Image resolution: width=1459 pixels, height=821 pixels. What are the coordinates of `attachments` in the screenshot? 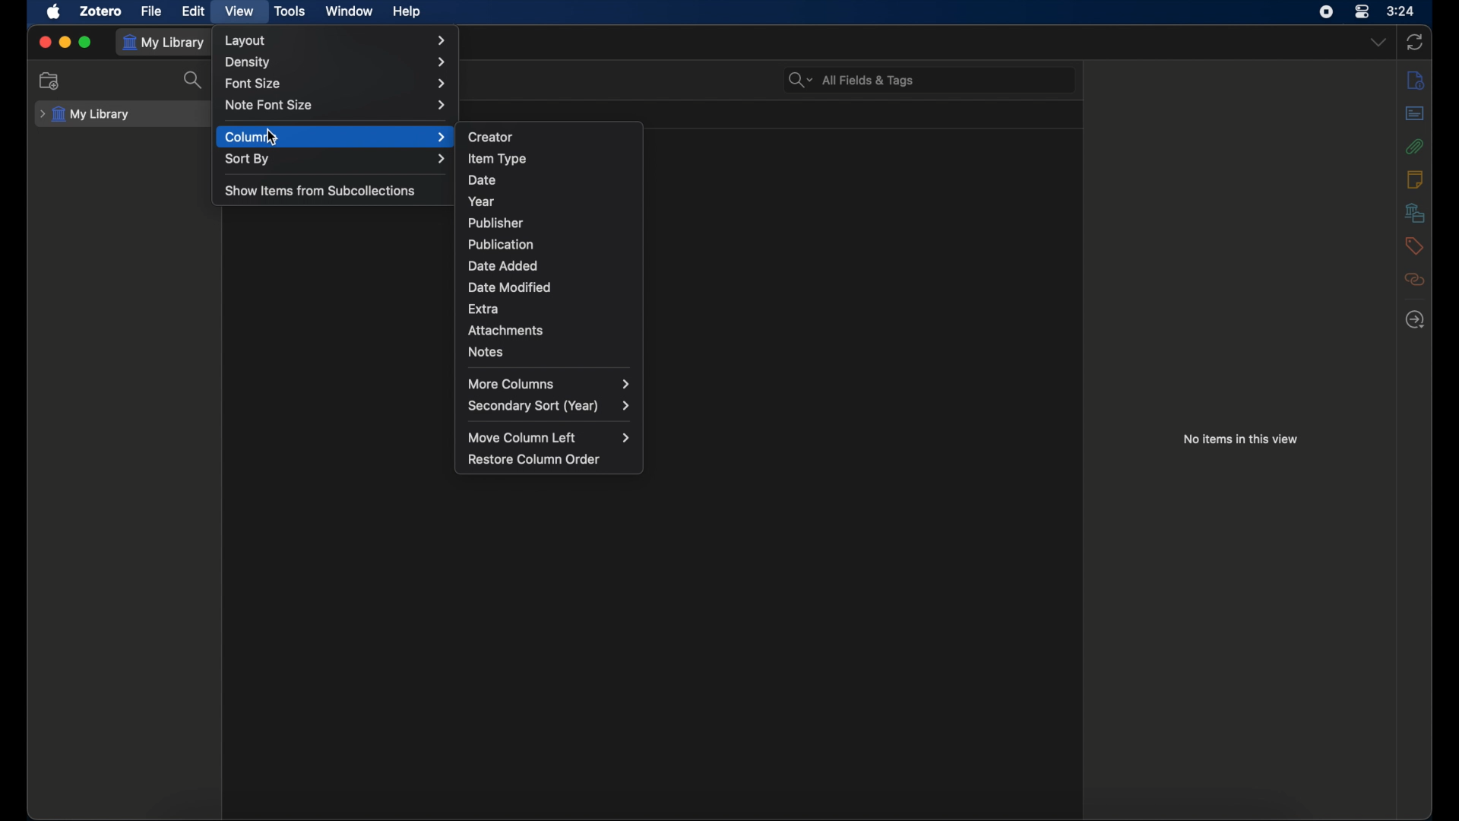 It's located at (1415, 146).